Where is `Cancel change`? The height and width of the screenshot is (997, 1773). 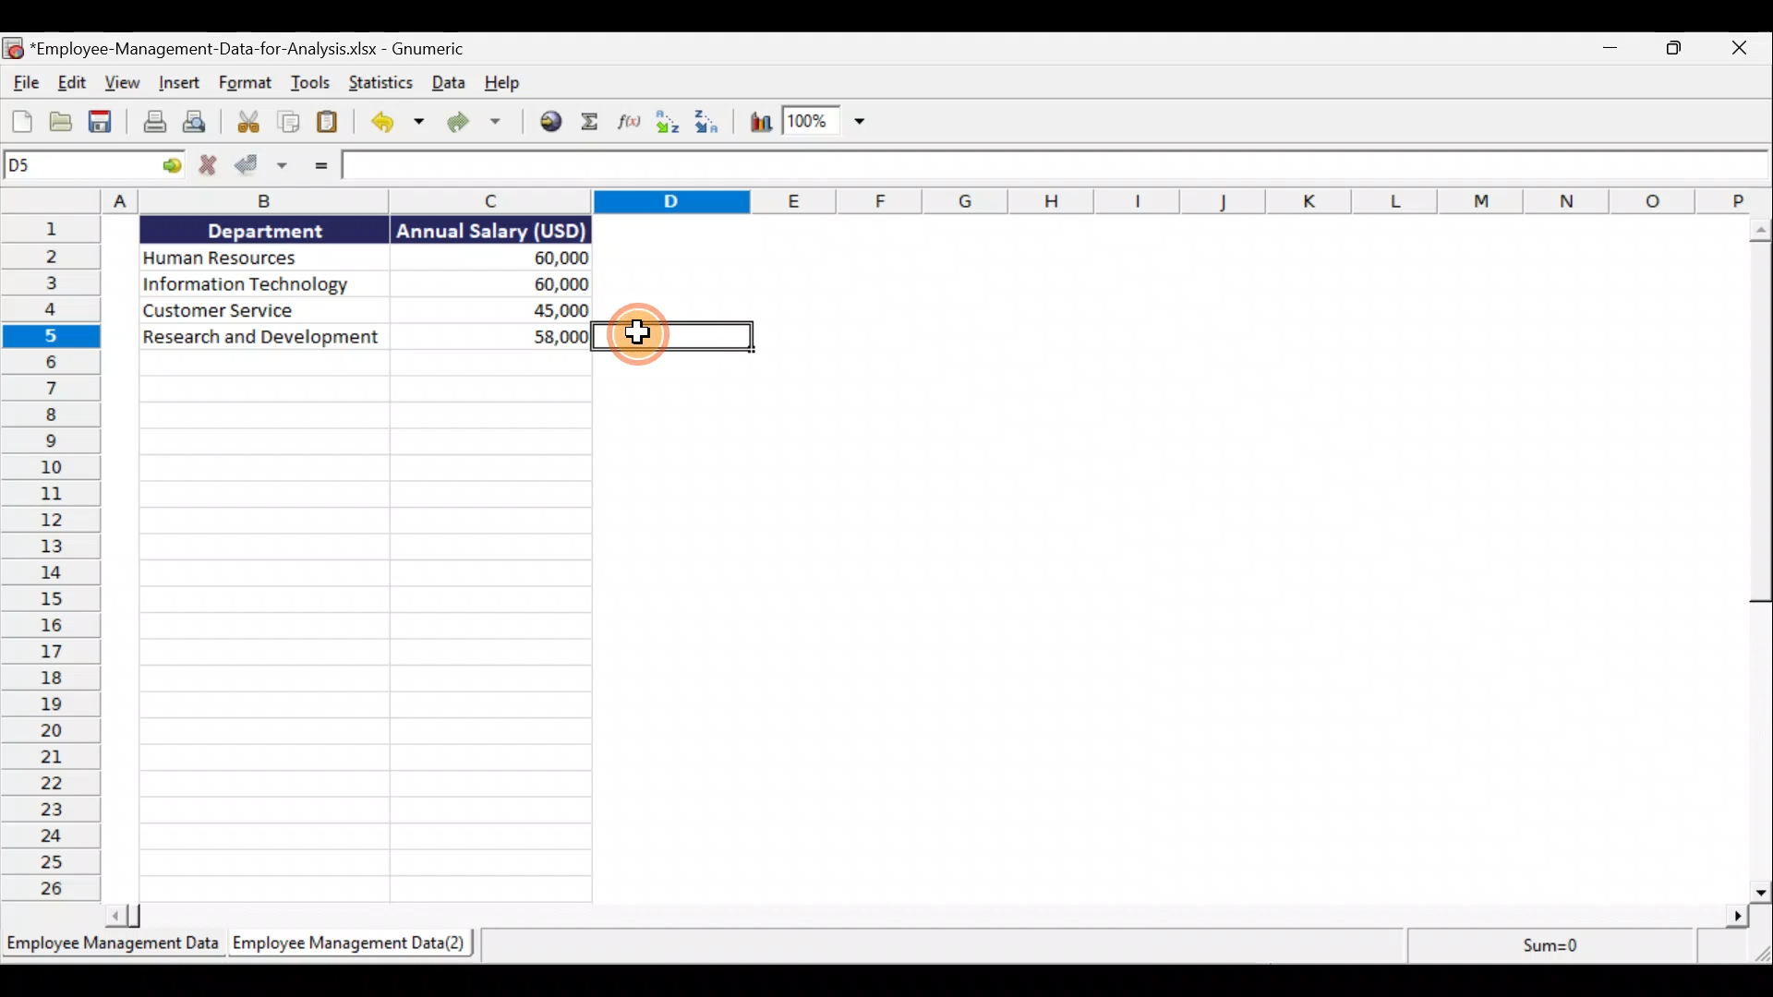
Cancel change is located at coordinates (204, 167).